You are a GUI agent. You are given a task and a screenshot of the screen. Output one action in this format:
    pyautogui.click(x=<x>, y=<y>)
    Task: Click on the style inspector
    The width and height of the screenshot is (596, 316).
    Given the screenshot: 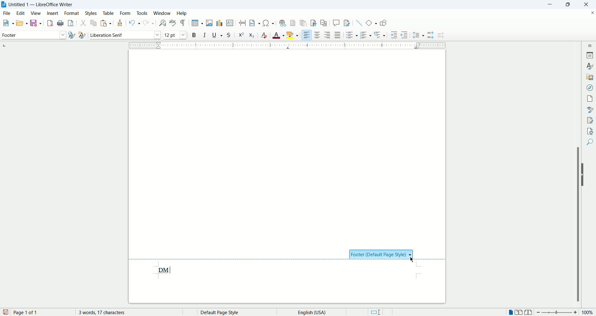 What is the action you would take?
    pyautogui.click(x=591, y=110)
    